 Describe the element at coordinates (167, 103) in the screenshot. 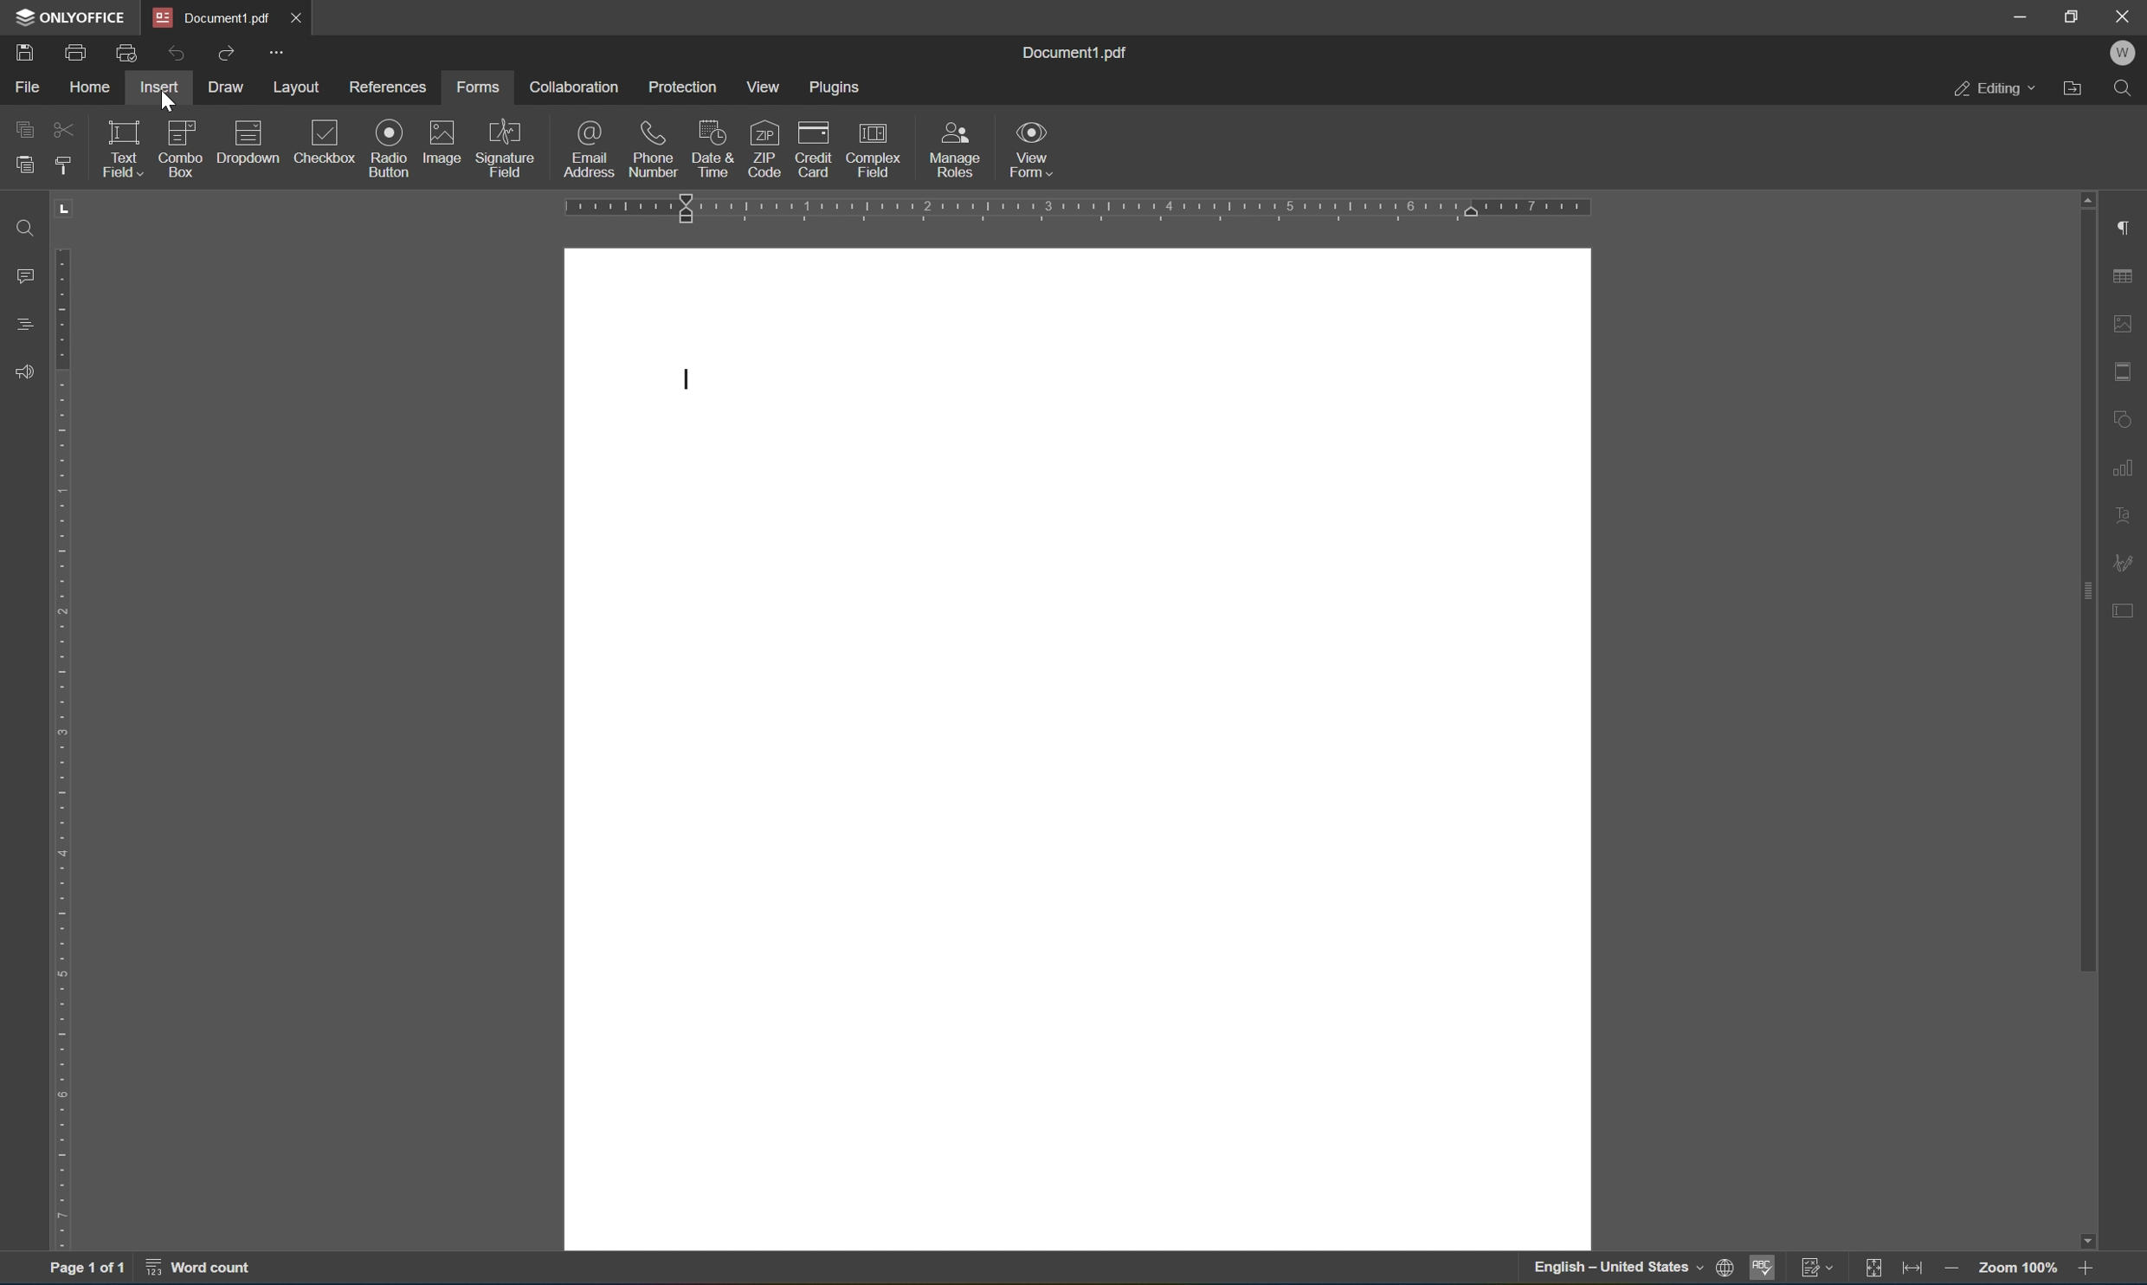

I see `cursor` at that location.